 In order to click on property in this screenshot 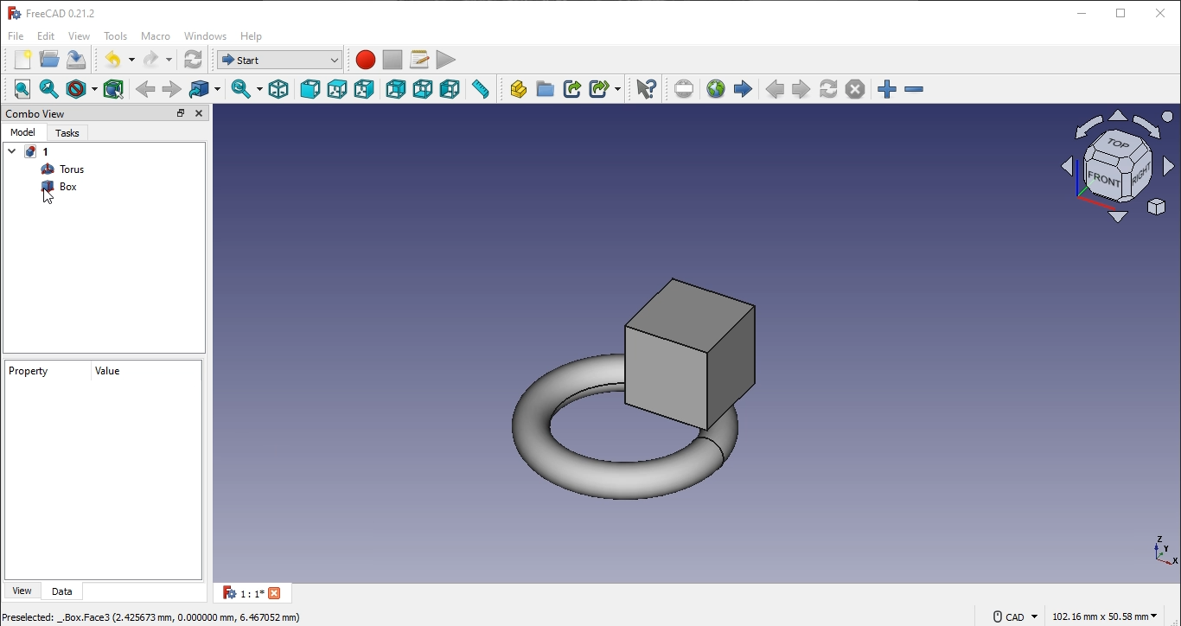, I will do `click(29, 373)`.